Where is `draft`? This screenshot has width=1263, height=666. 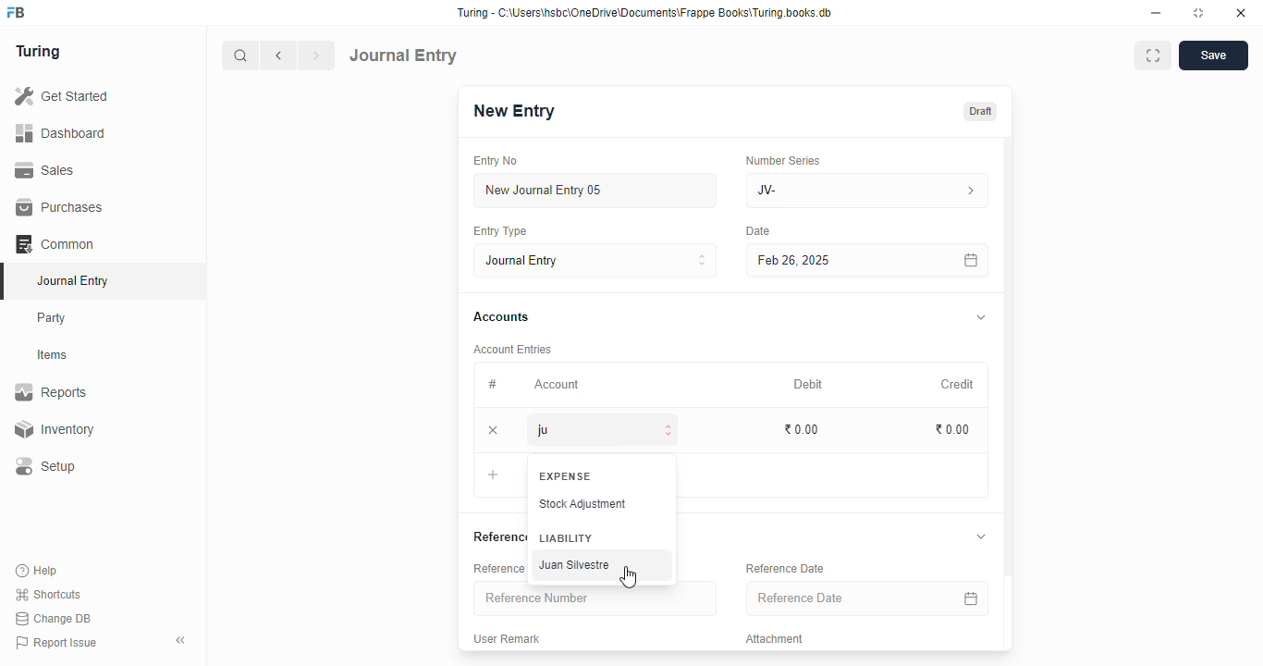
draft is located at coordinates (979, 111).